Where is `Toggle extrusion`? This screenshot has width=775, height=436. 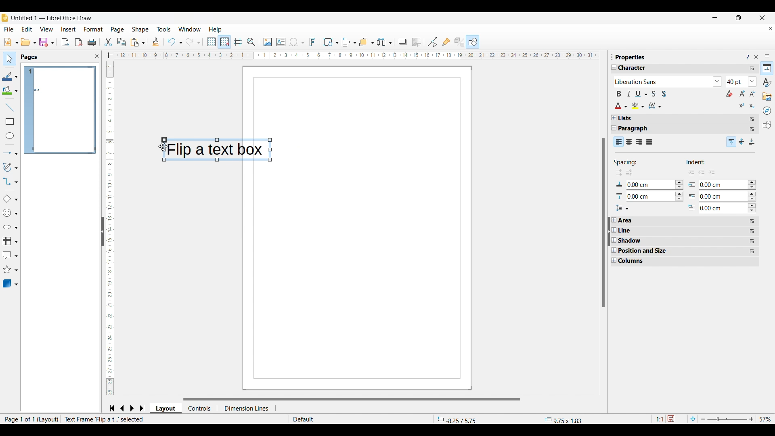 Toggle extrusion is located at coordinates (460, 42).